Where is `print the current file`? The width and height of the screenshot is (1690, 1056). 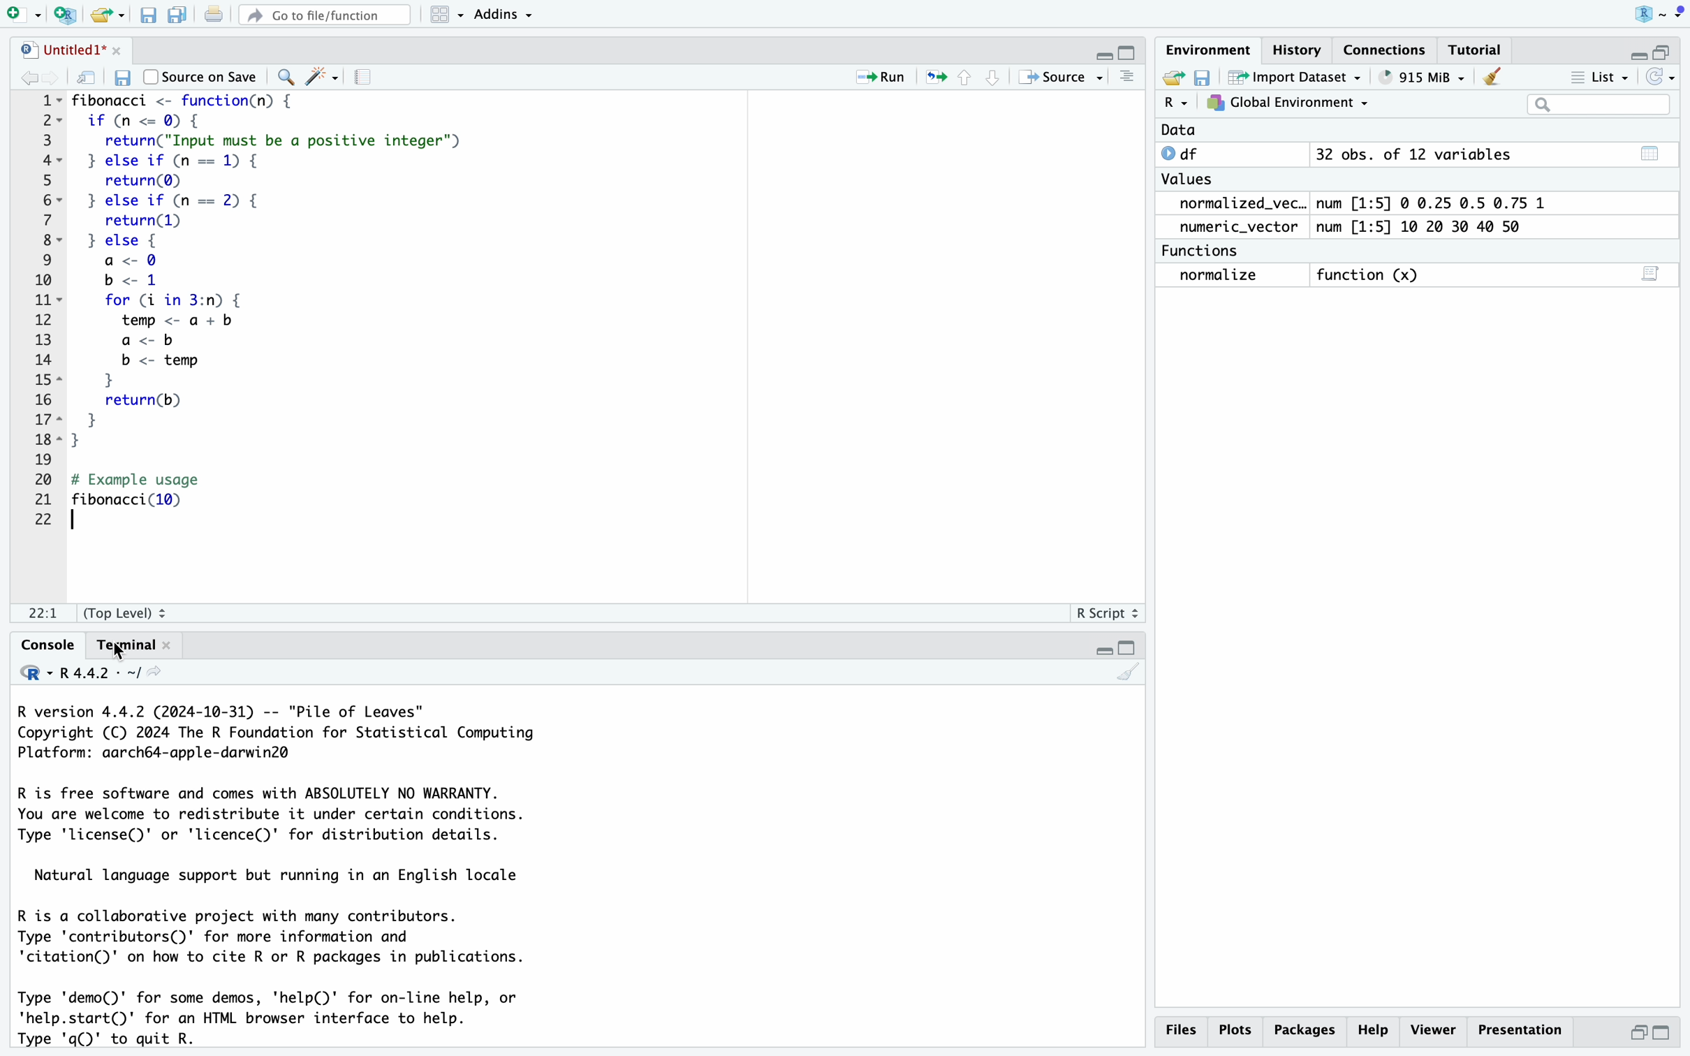
print the current file is located at coordinates (216, 13).